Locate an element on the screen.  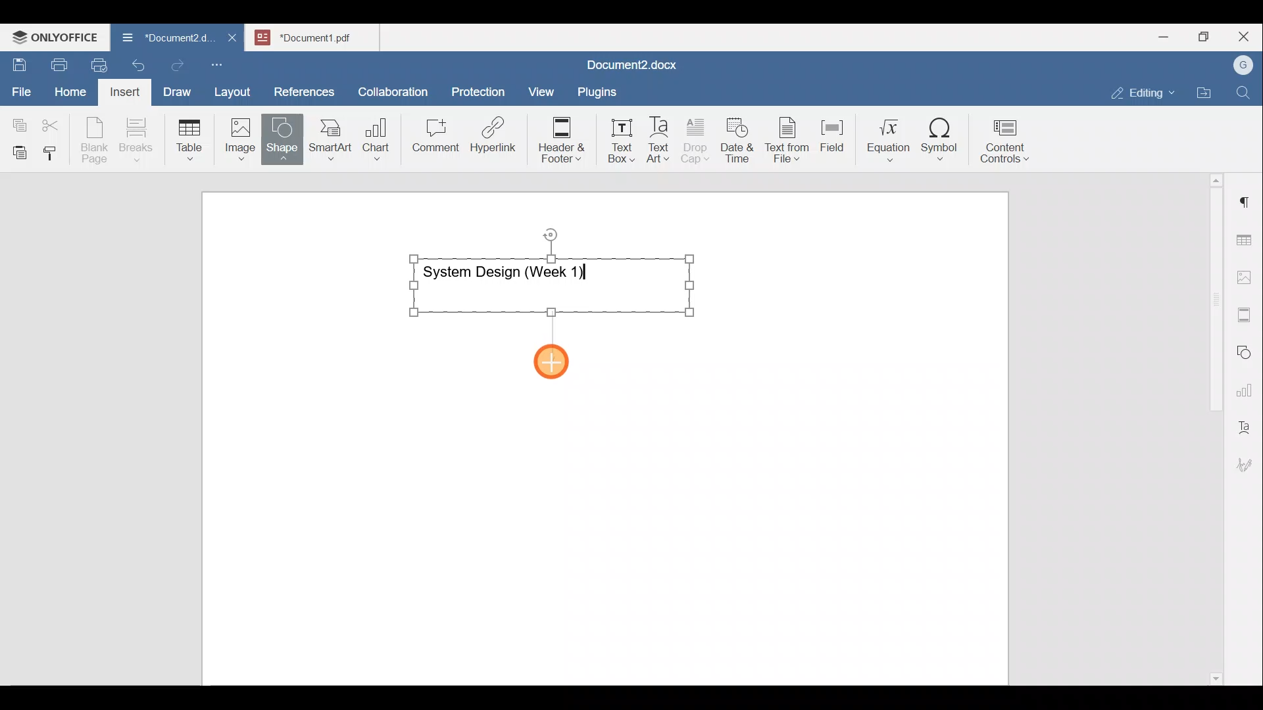
References is located at coordinates (303, 90).